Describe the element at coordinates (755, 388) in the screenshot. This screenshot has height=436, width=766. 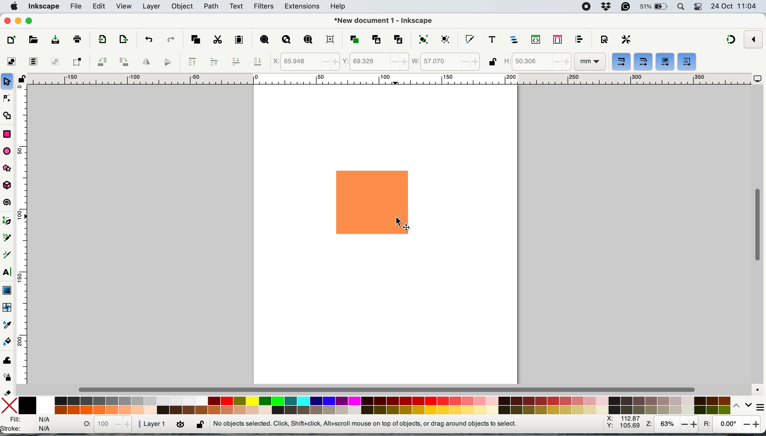
I see `color managed mode` at that location.